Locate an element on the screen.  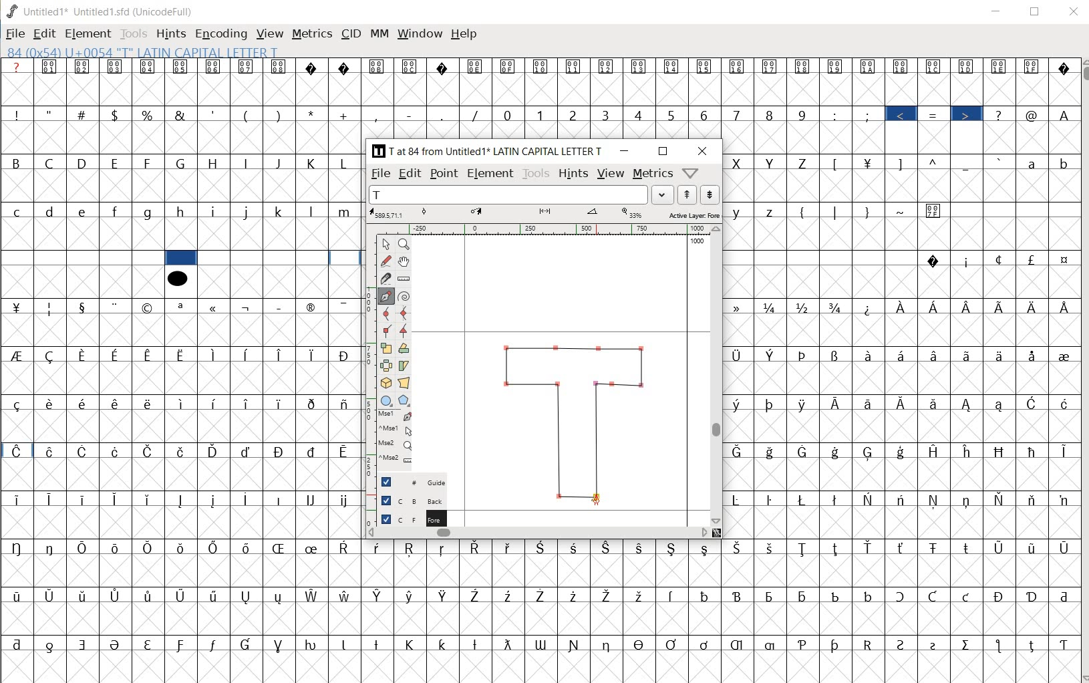
Symbol is located at coordinates (313, 451).